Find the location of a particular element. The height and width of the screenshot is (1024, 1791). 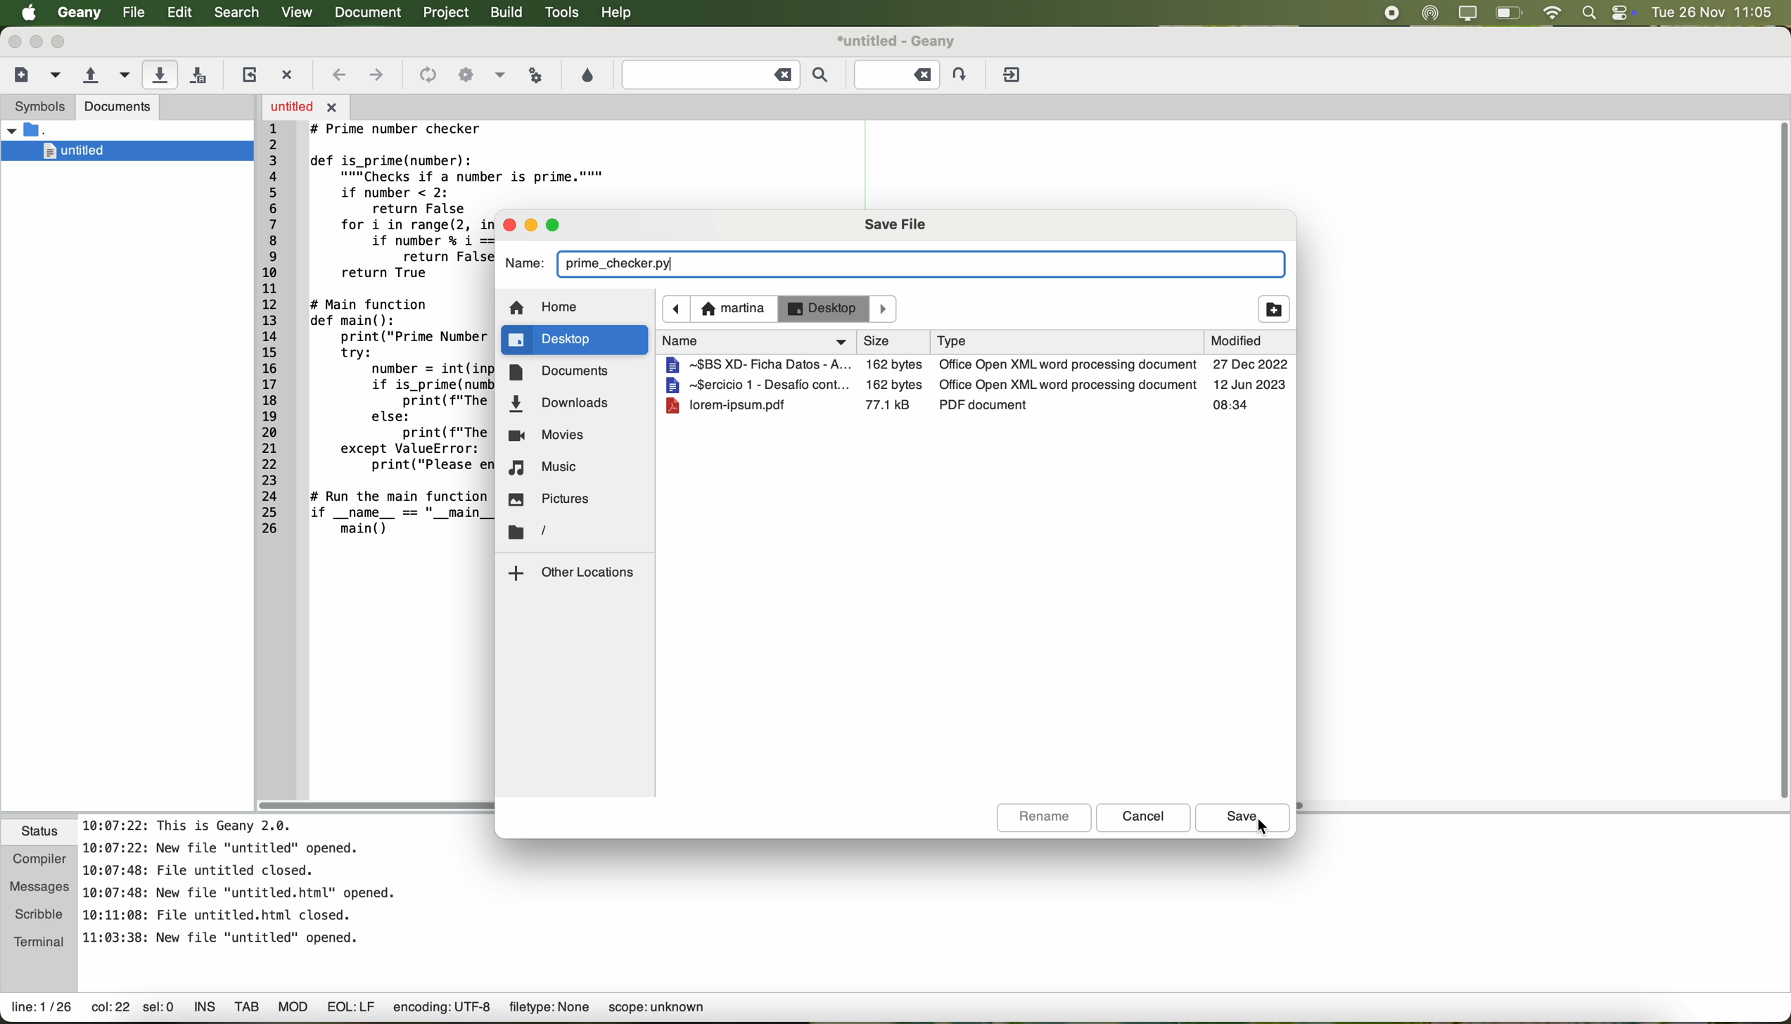

document is located at coordinates (373, 13).